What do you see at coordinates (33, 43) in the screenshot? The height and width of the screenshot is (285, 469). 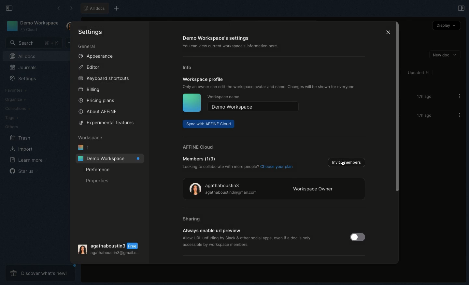 I see `Search` at bounding box center [33, 43].